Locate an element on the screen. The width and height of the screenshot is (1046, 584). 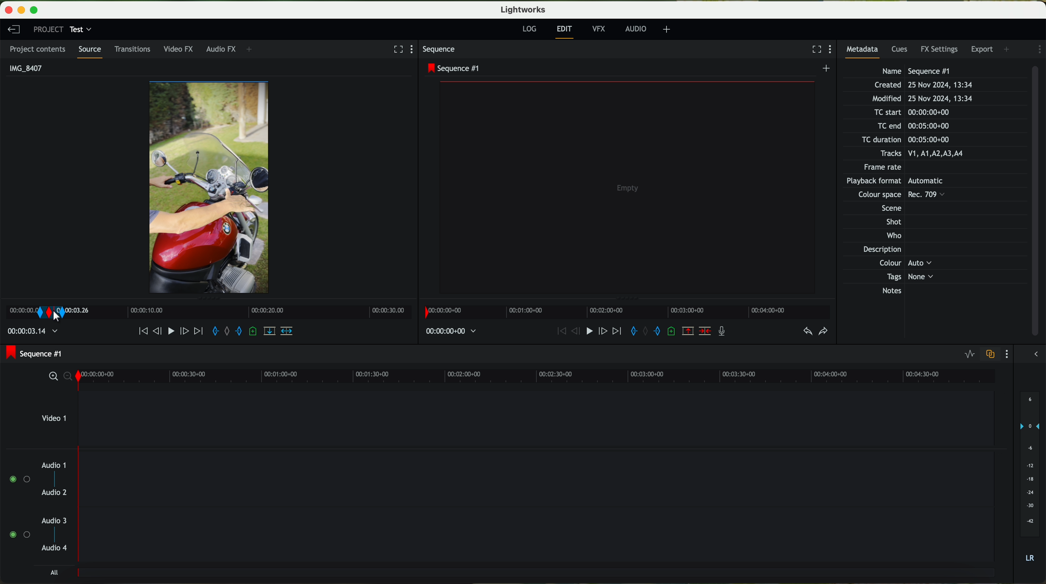
Frame rate is located at coordinates (885, 169).